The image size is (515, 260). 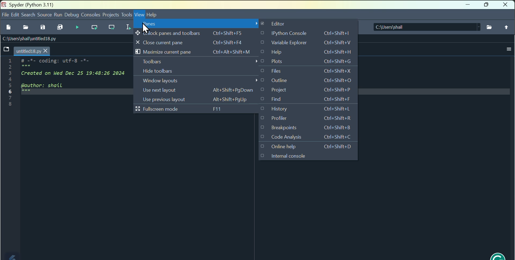 I want to click on Variable explorer, so click(x=314, y=43).